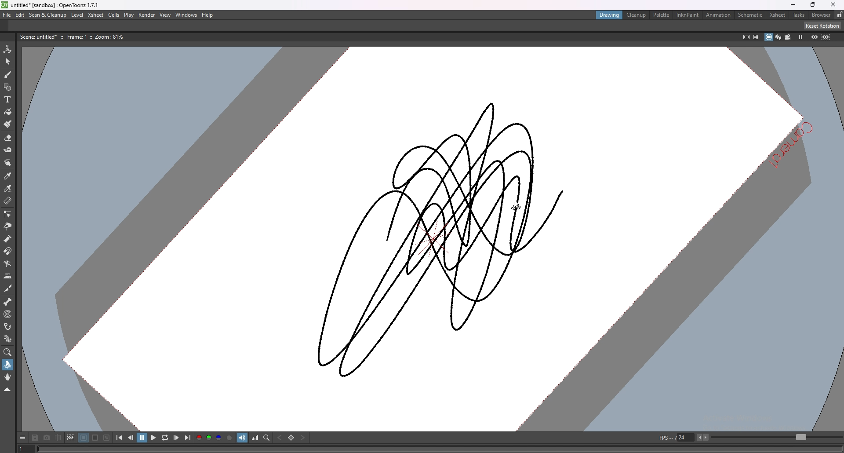 This screenshot has height=453, width=844. I want to click on schematic, so click(751, 15).